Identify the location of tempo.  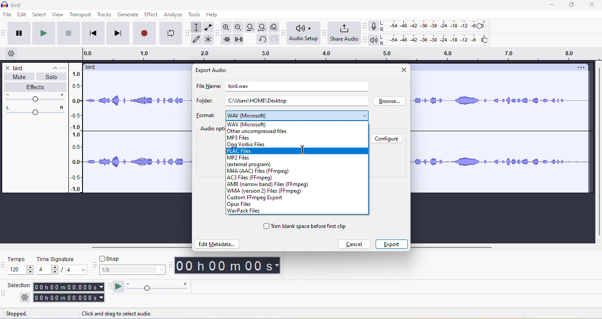
(21, 266).